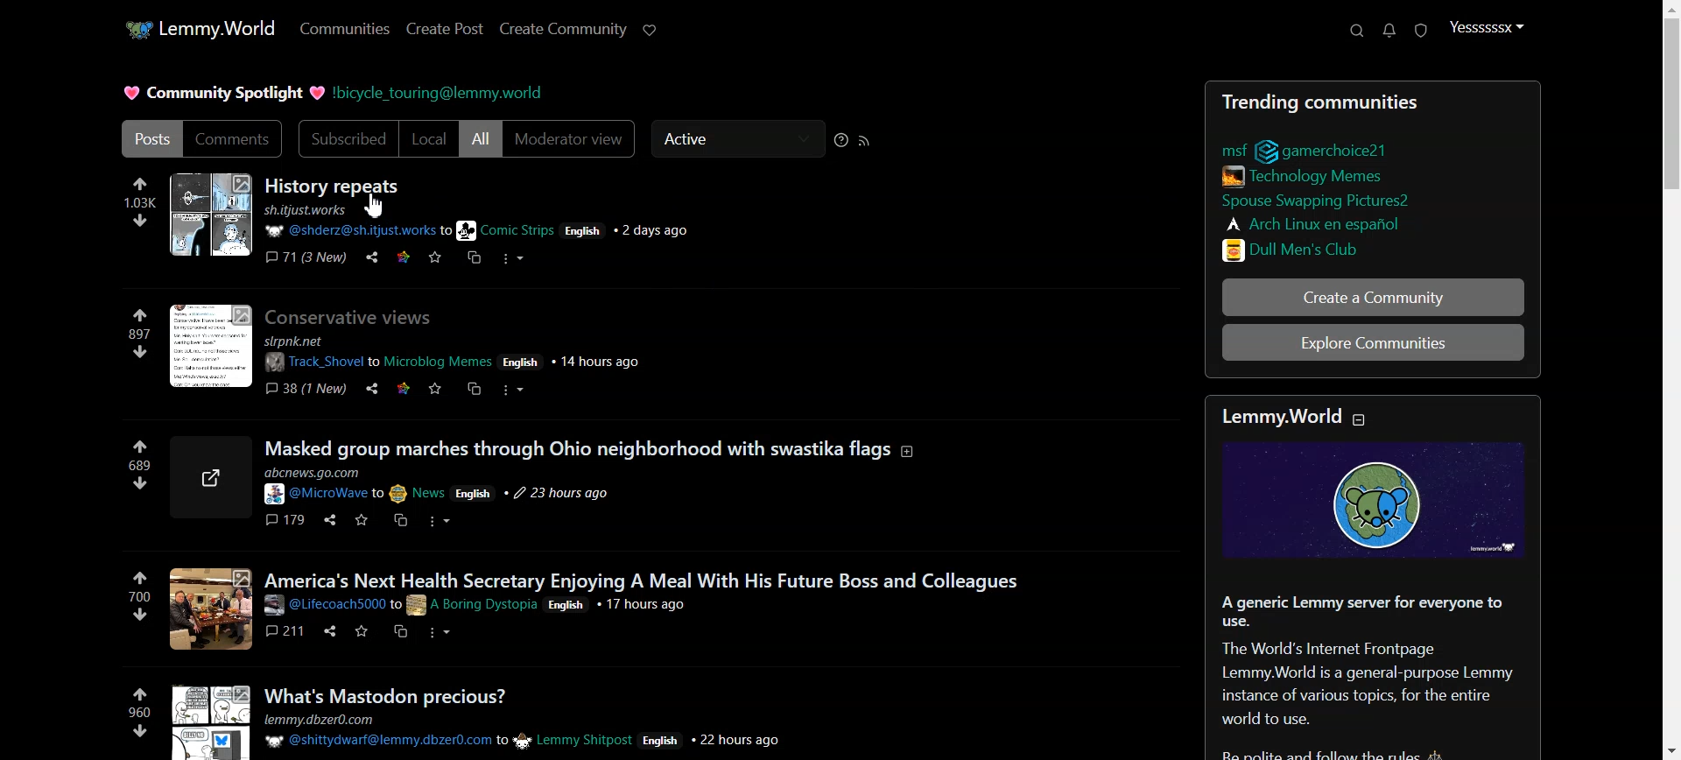  I want to click on Home page, so click(199, 30).